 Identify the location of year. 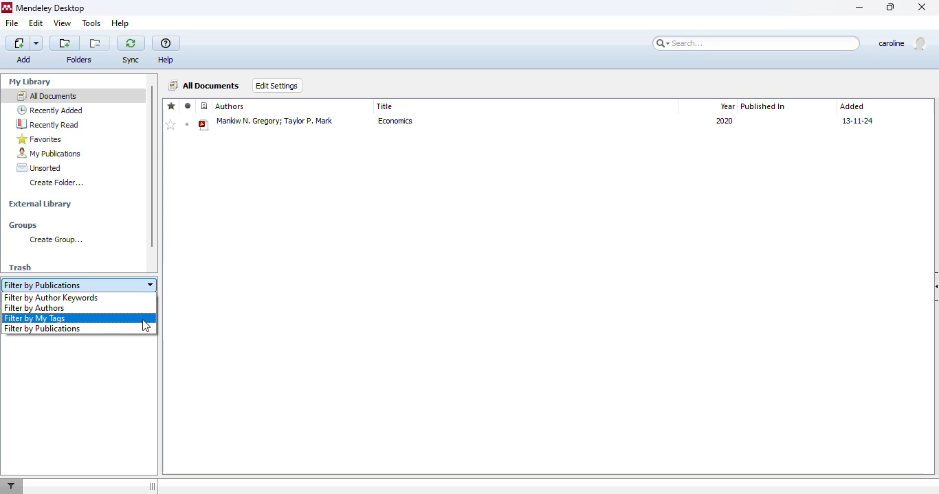
(726, 106).